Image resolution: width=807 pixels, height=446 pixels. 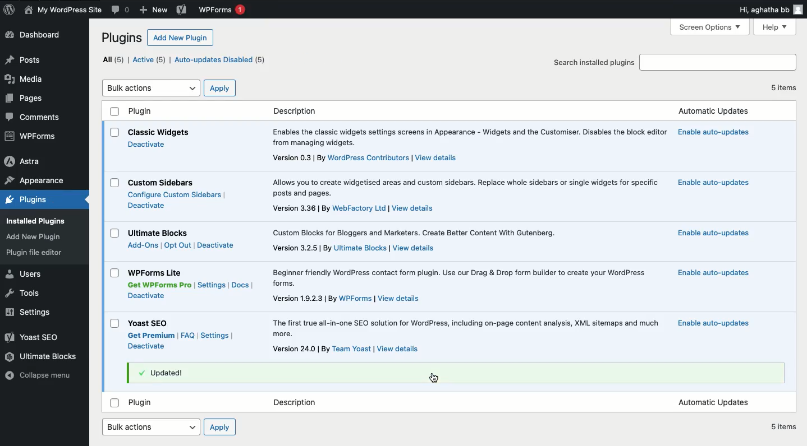 What do you see at coordinates (712, 26) in the screenshot?
I see `Screen options` at bounding box center [712, 26].